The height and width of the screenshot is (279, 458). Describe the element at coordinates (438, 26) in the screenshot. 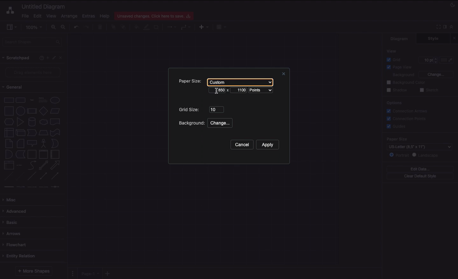

I see `Full screen` at that location.